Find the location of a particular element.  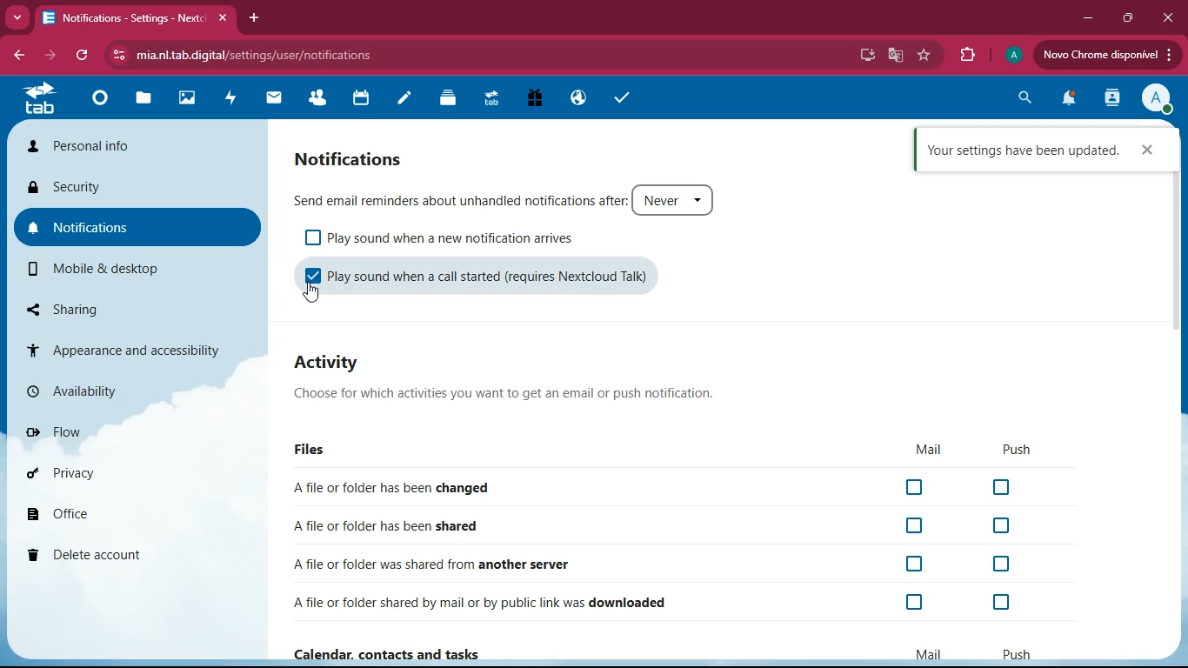

mail is located at coordinates (927, 451).